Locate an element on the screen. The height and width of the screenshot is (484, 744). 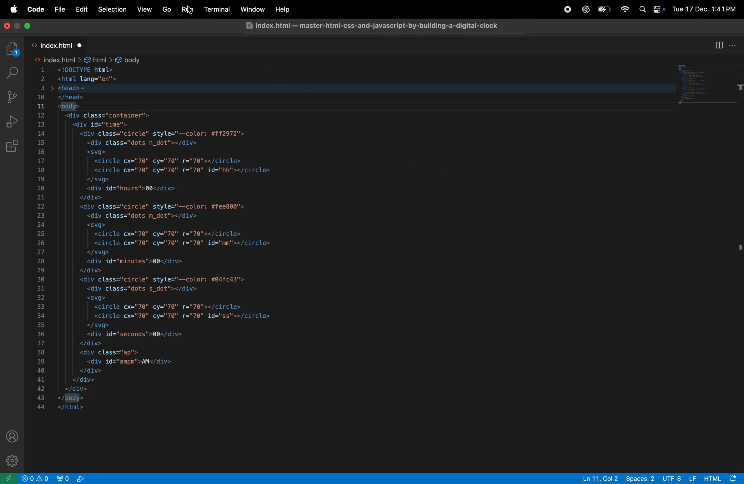
view port is located at coordinates (73, 478).